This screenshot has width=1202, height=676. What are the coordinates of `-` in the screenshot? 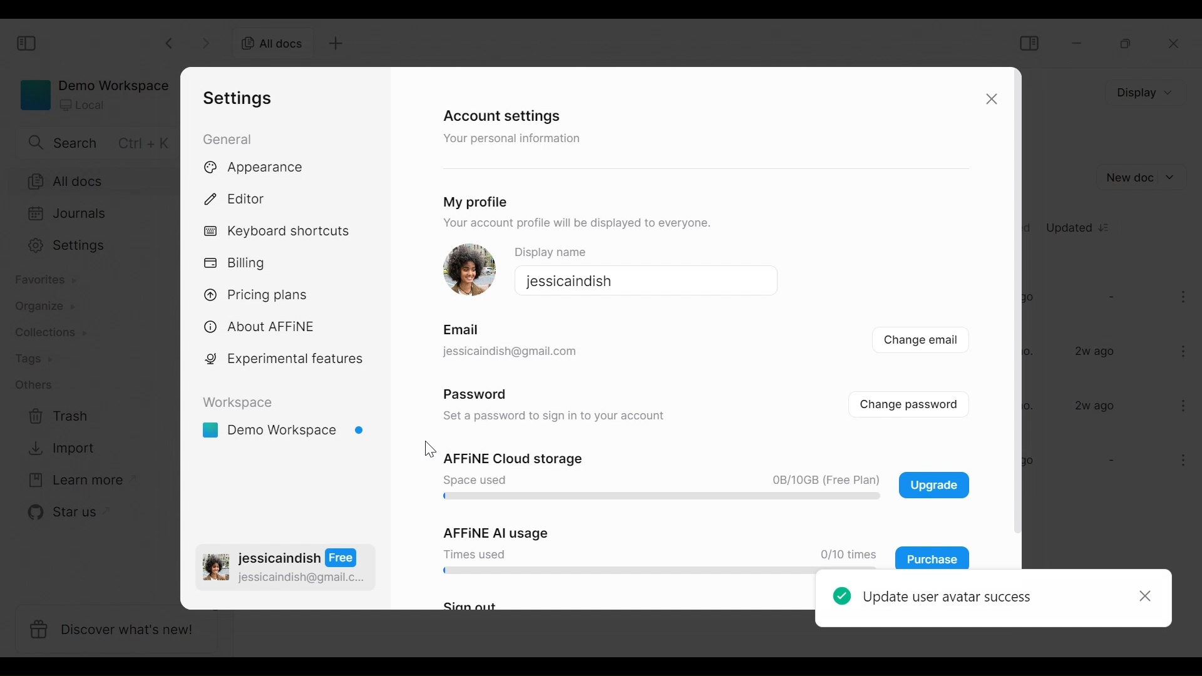 It's located at (1110, 296).